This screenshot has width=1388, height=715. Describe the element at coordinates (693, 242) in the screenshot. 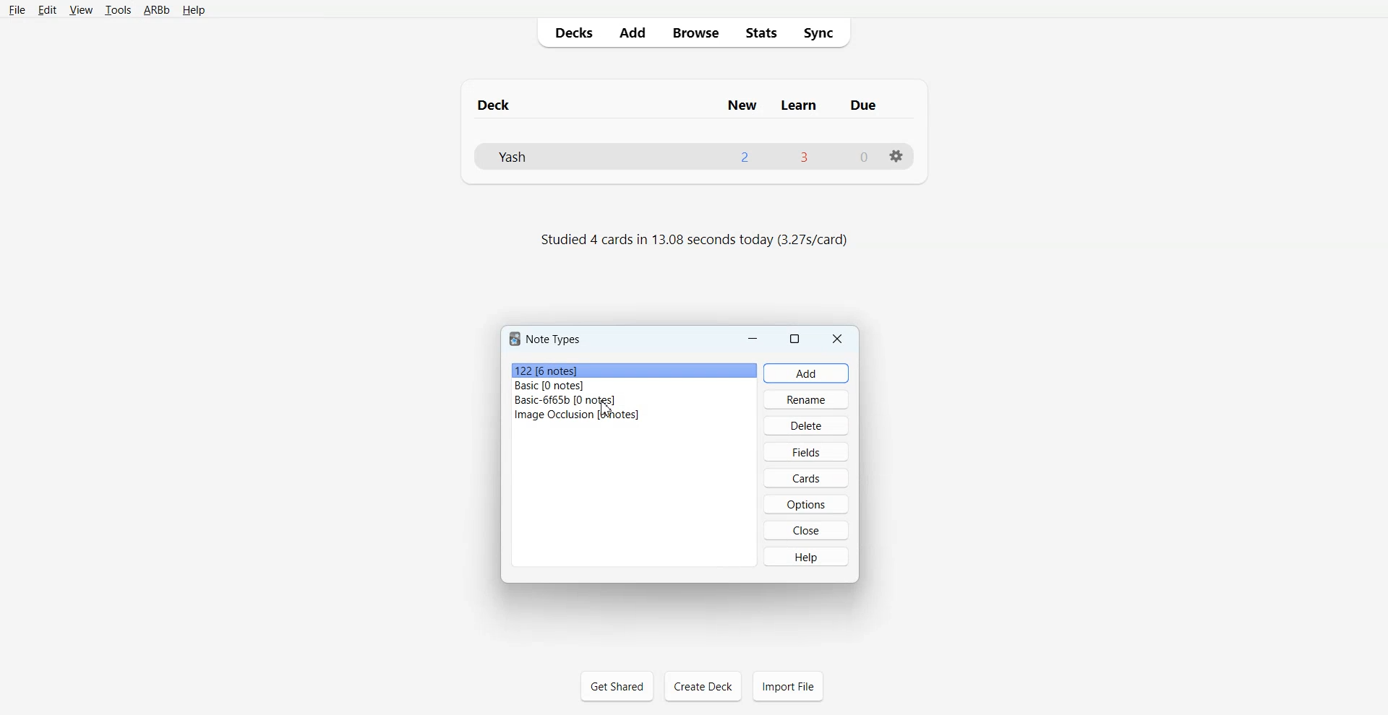

I see `Text 2` at that location.